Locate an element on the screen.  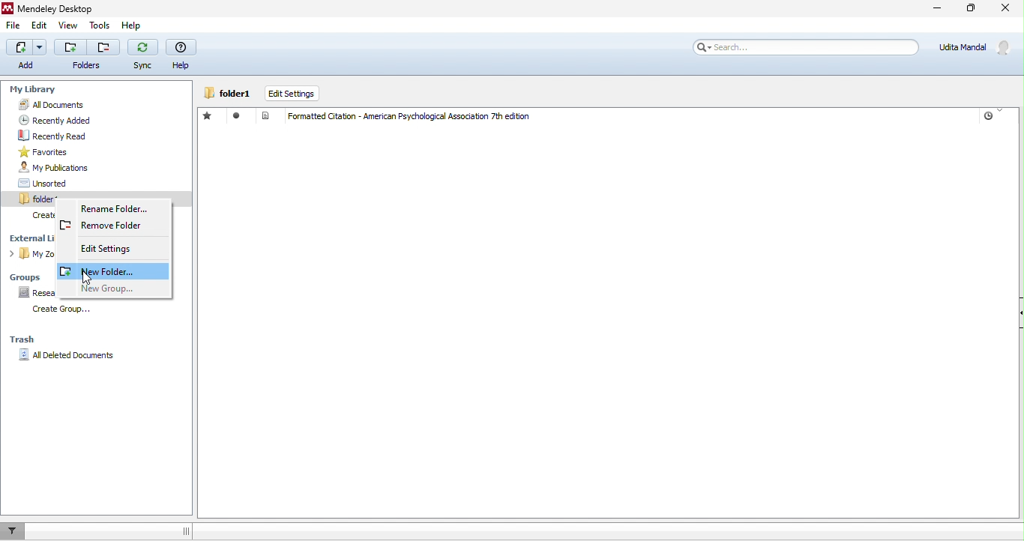
minimize is located at coordinates (937, 7).